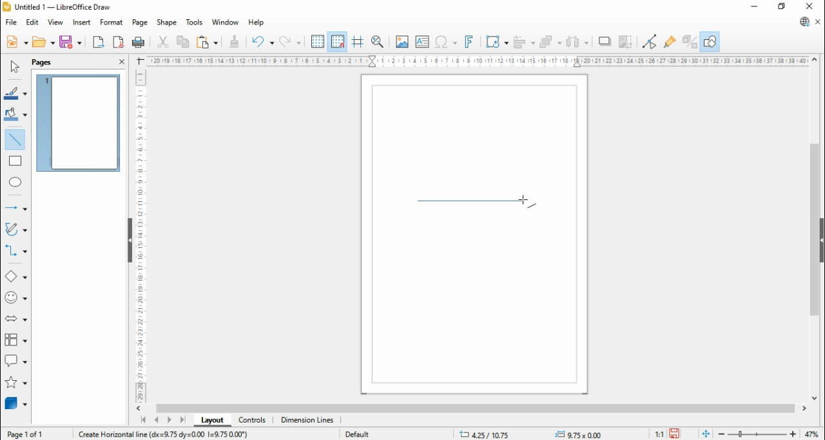 The height and width of the screenshot is (440, 825). What do you see at coordinates (184, 42) in the screenshot?
I see `copy` at bounding box center [184, 42].